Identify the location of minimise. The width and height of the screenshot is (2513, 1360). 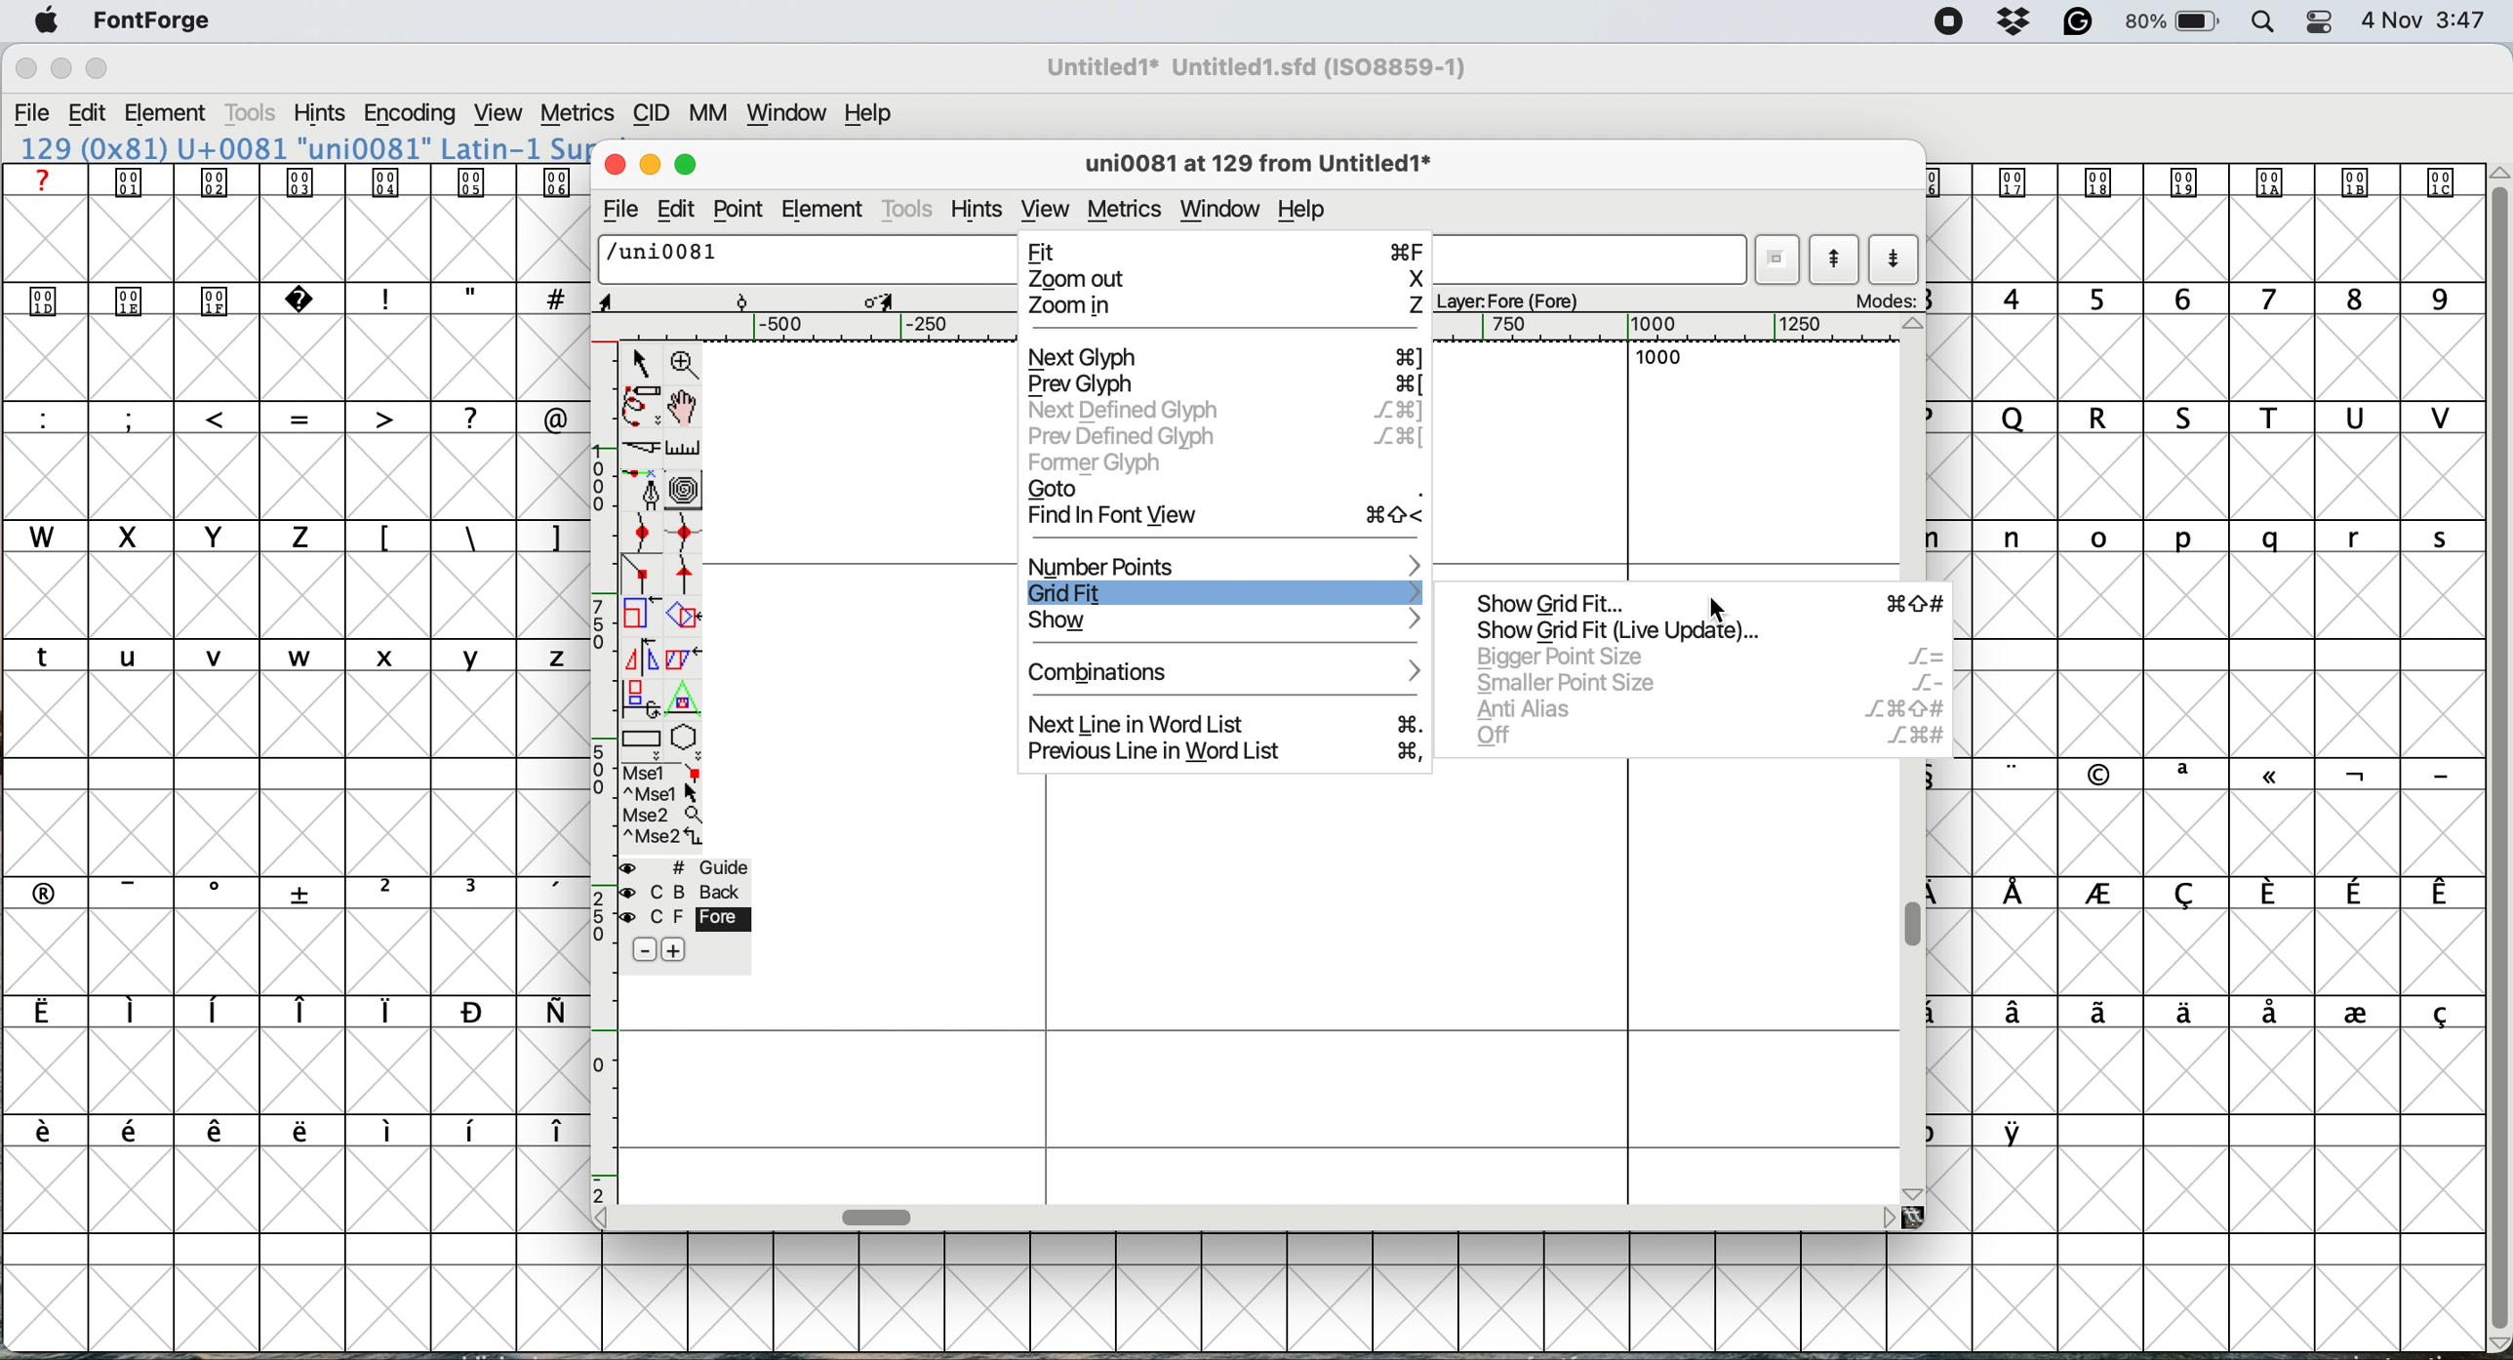
(652, 167).